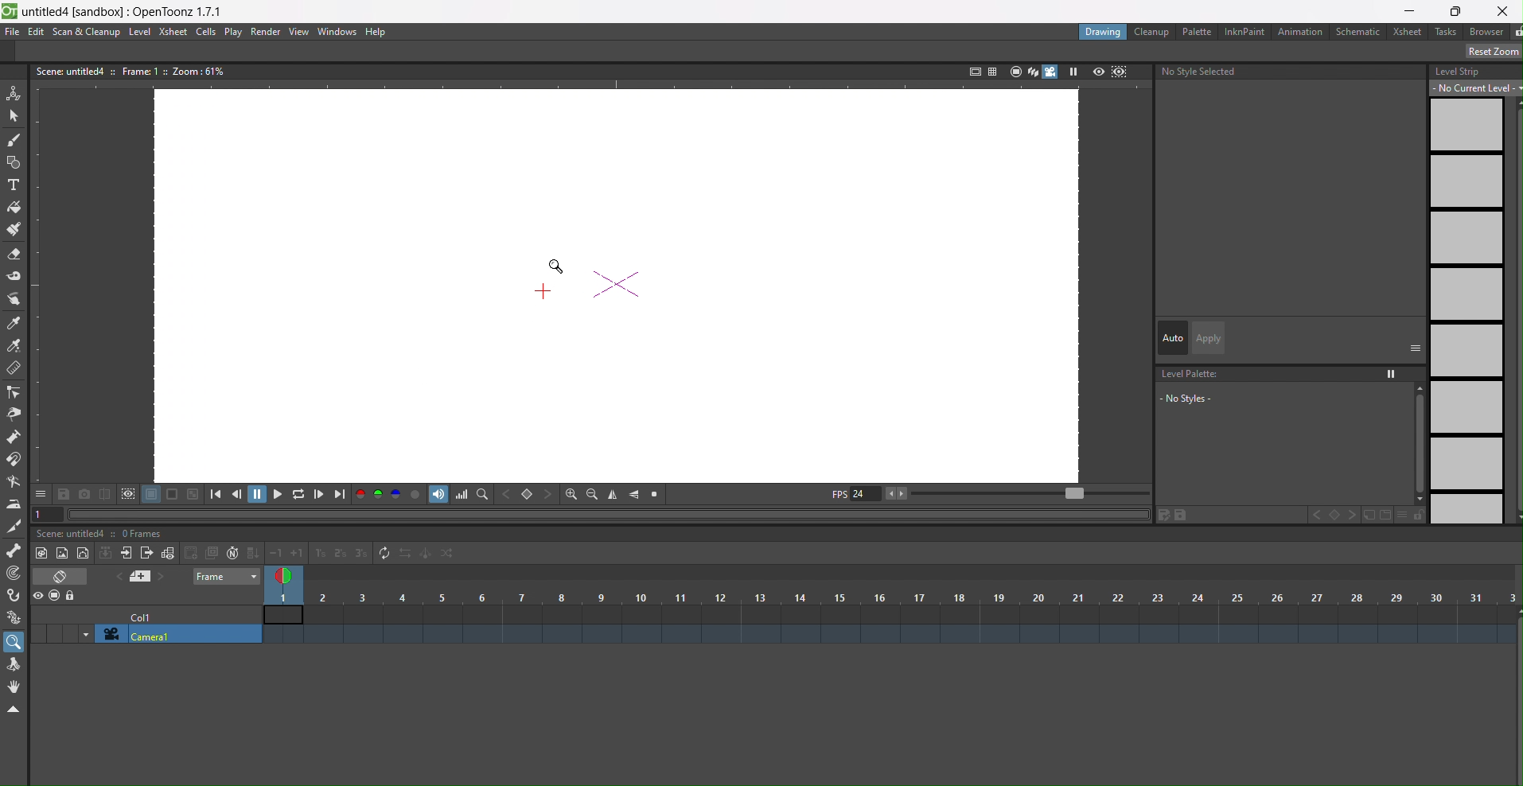  I want to click on frame selector, so click(286, 576).